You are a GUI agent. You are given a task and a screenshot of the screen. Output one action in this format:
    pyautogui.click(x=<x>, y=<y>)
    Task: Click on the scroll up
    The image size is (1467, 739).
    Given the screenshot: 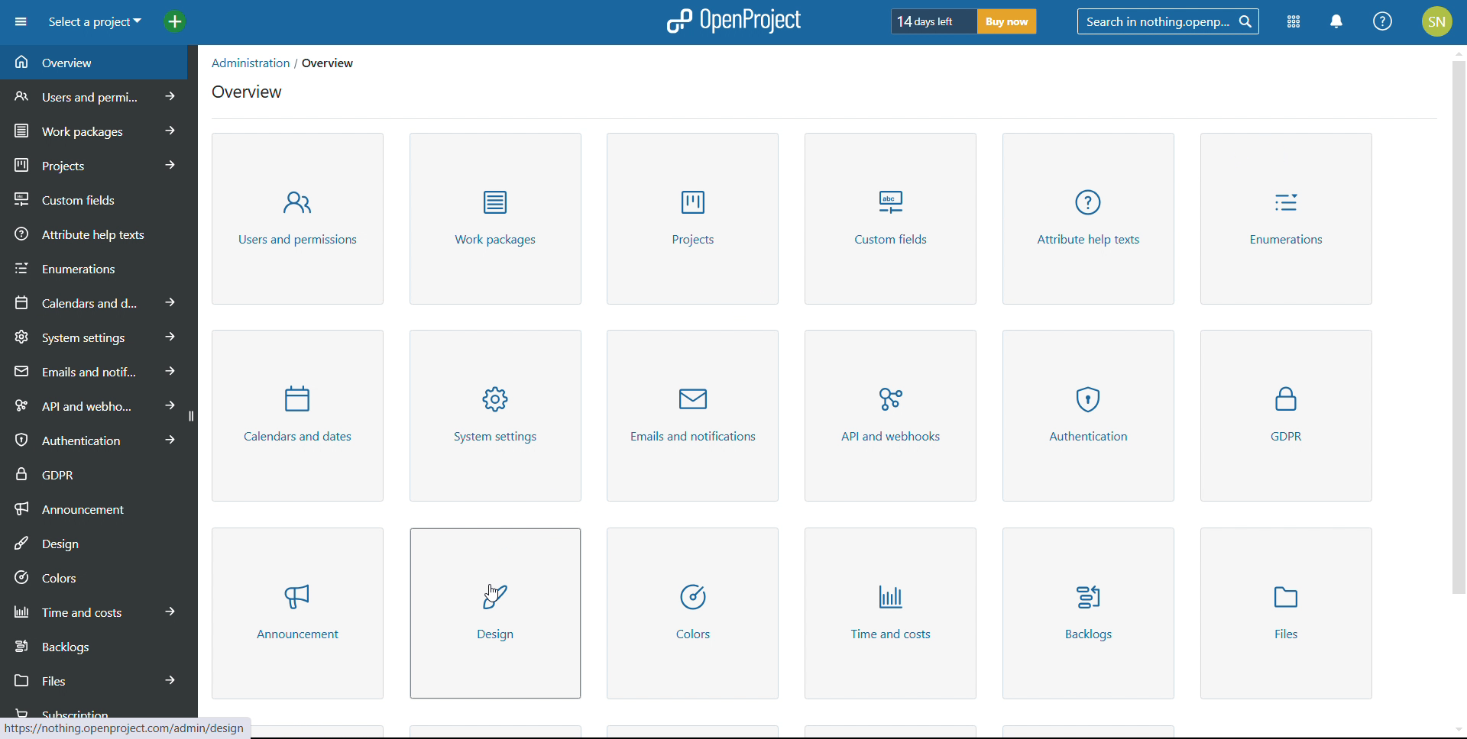 What is the action you would take?
    pyautogui.click(x=1458, y=50)
    